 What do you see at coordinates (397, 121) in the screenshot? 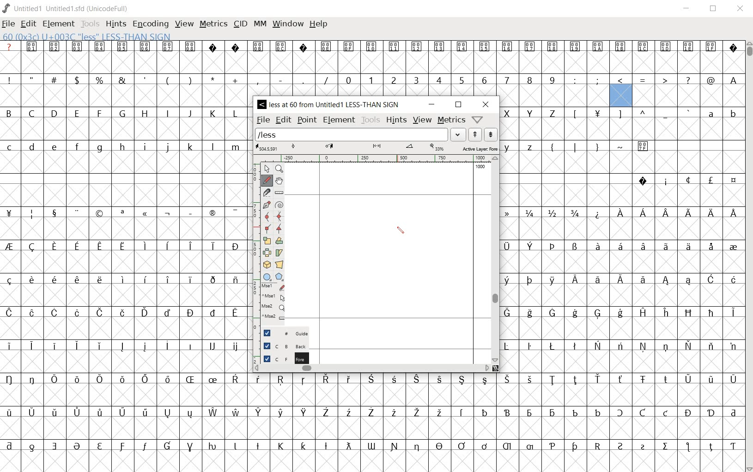
I see `hints` at bounding box center [397, 121].